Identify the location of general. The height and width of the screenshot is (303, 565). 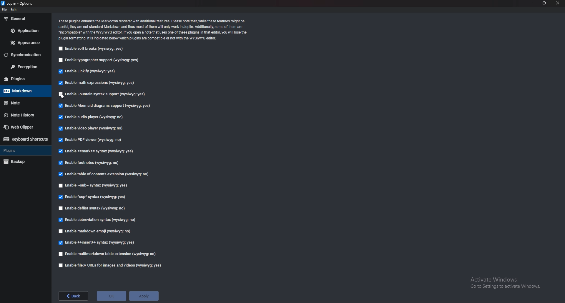
(26, 19).